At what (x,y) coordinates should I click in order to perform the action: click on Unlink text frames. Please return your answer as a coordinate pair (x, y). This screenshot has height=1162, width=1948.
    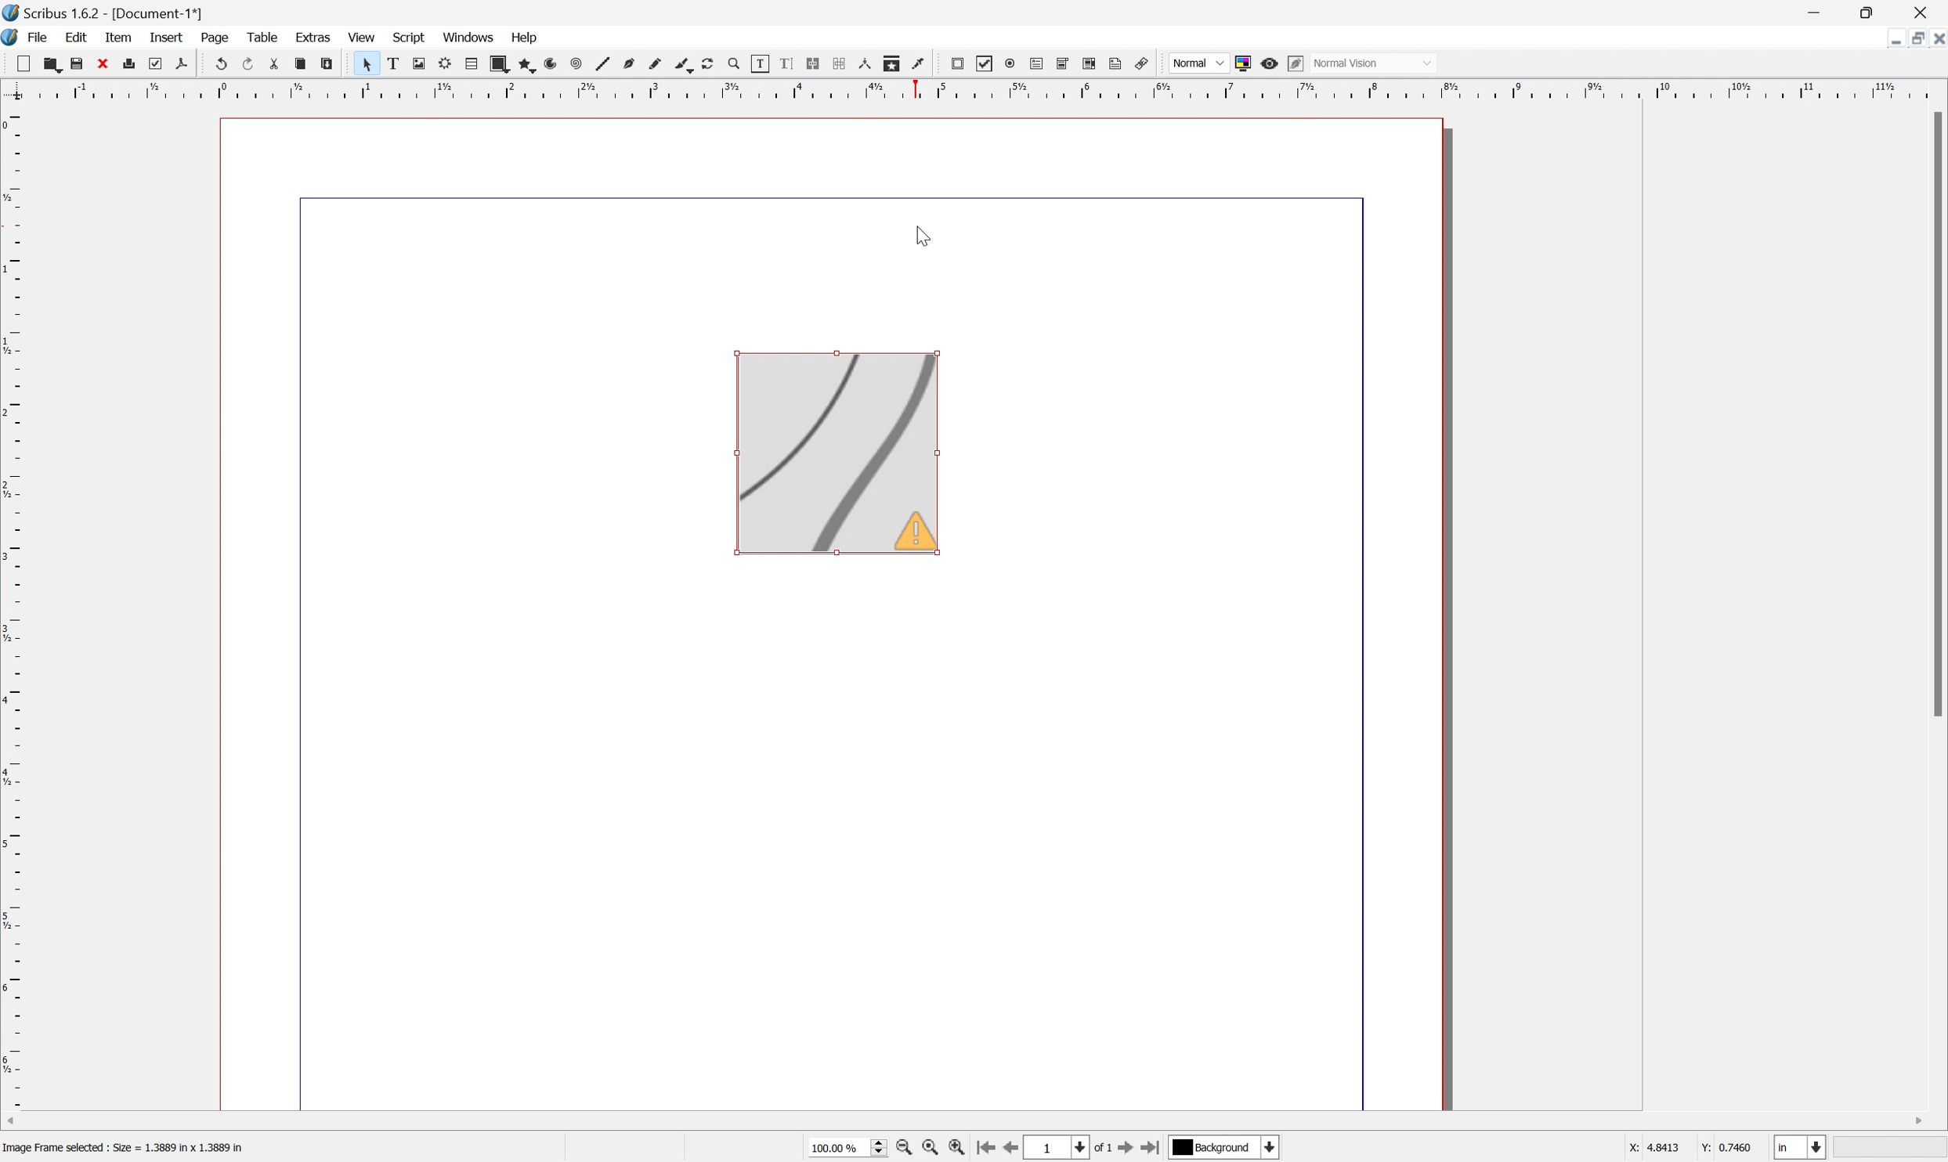
    Looking at the image, I should click on (844, 63).